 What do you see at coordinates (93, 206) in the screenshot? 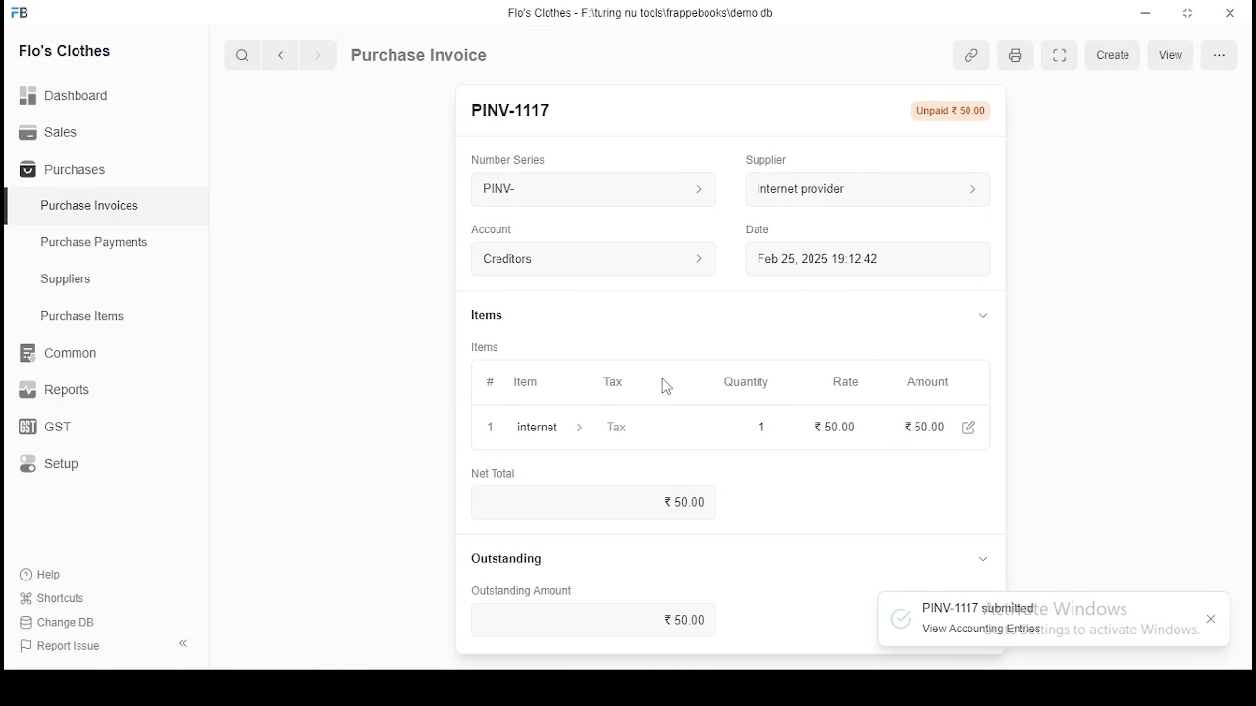
I see `Purchase Invoices` at bounding box center [93, 206].